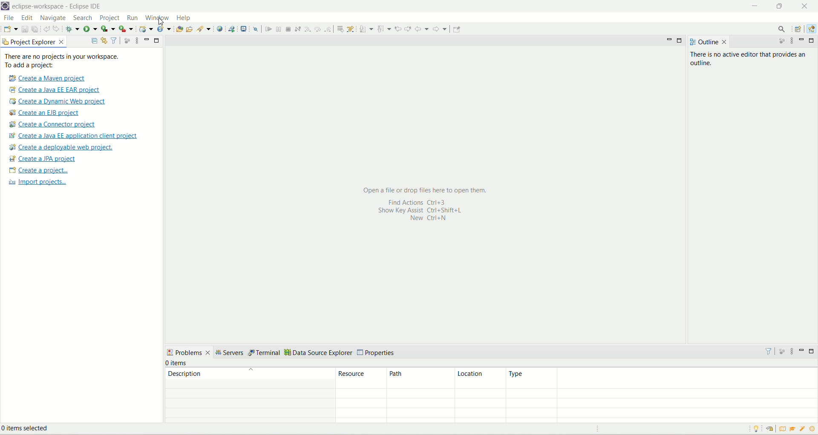 The width and height of the screenshot is (818, 435). What do you see at coordinates (781, 8) in the screenshot?
I see `maximize` at bounding box center [781, 8].